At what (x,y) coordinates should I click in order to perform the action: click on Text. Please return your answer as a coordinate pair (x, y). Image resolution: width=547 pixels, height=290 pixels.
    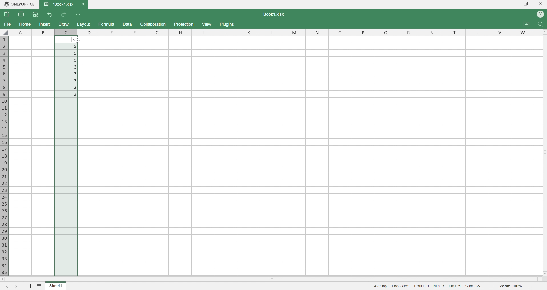
    Looking at the image, I should click on (272, 14).